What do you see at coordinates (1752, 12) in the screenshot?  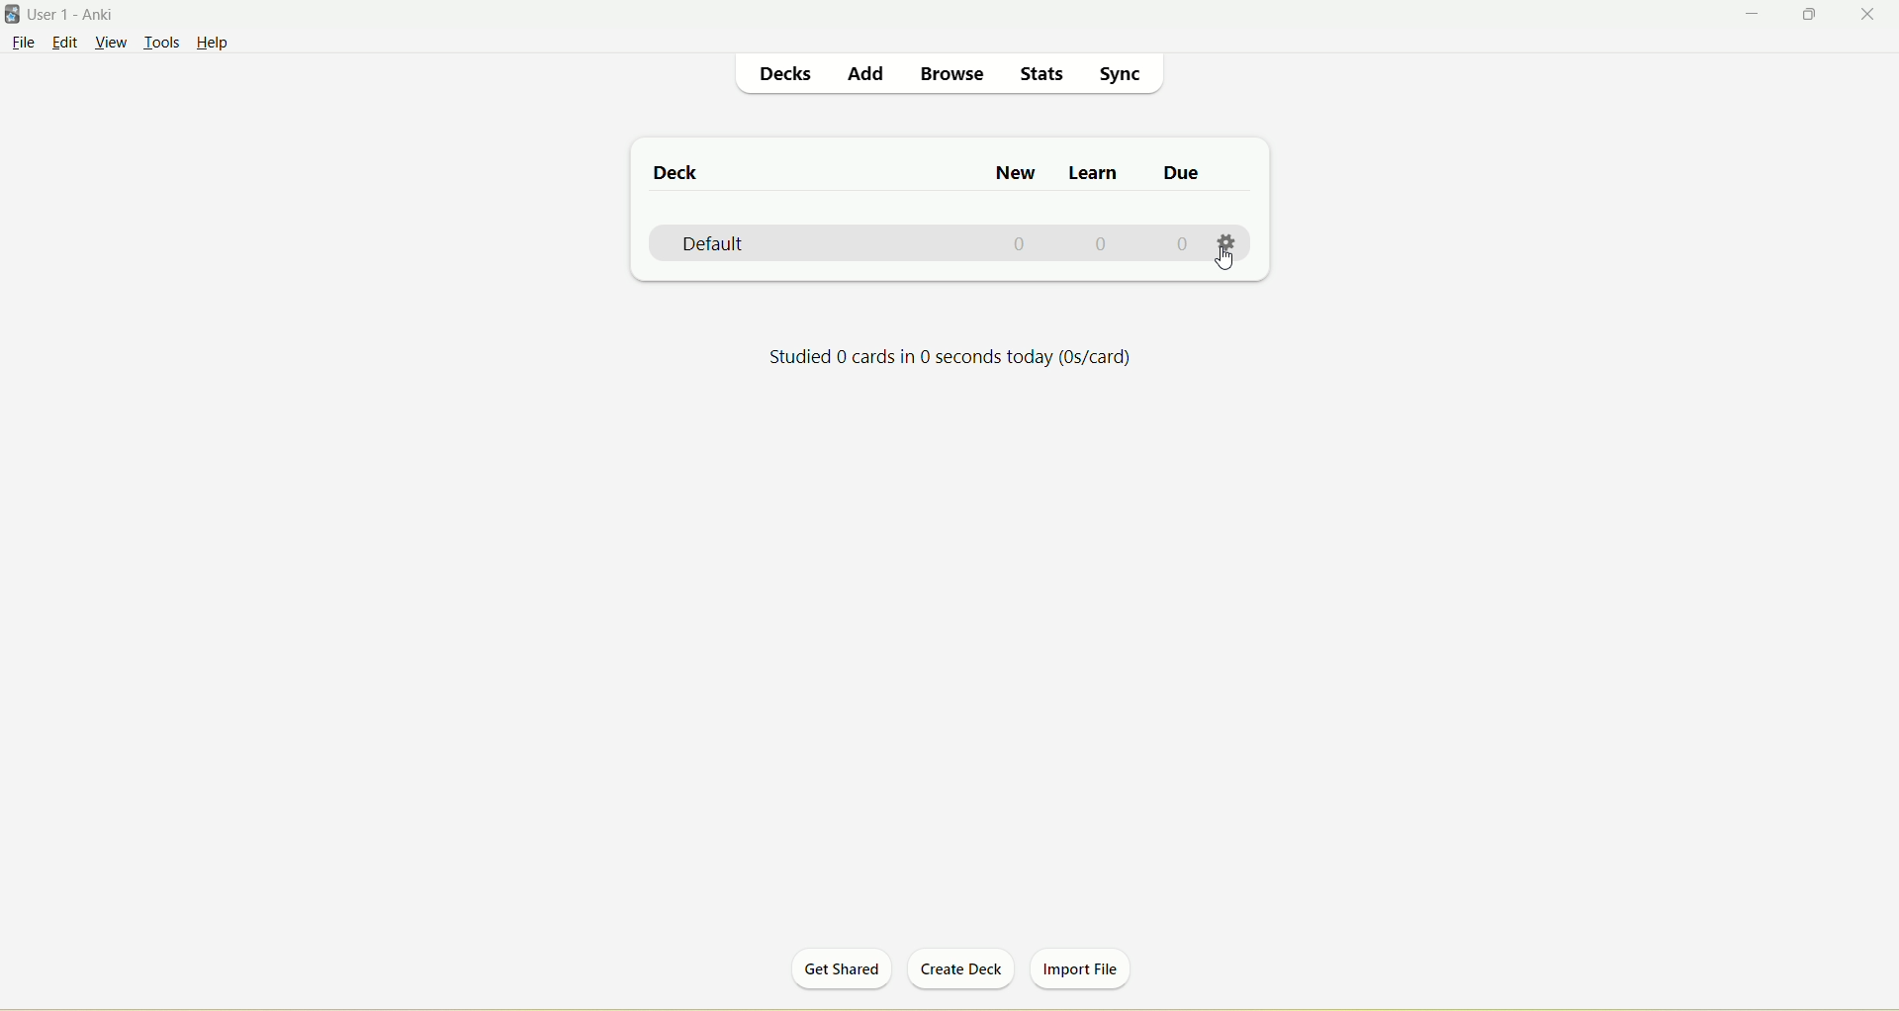 I see `minimize` at bounding box center [1752, 12].